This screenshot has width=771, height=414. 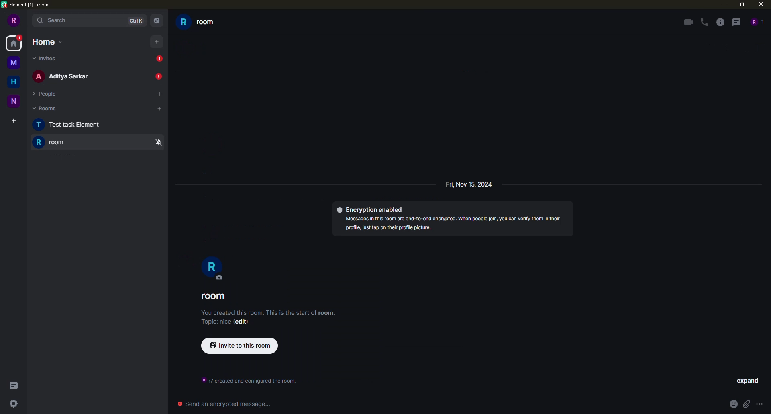 What do you see at coordinates (157, 109) in the screenshot?
I see `add` at bounding box center [157, 109].